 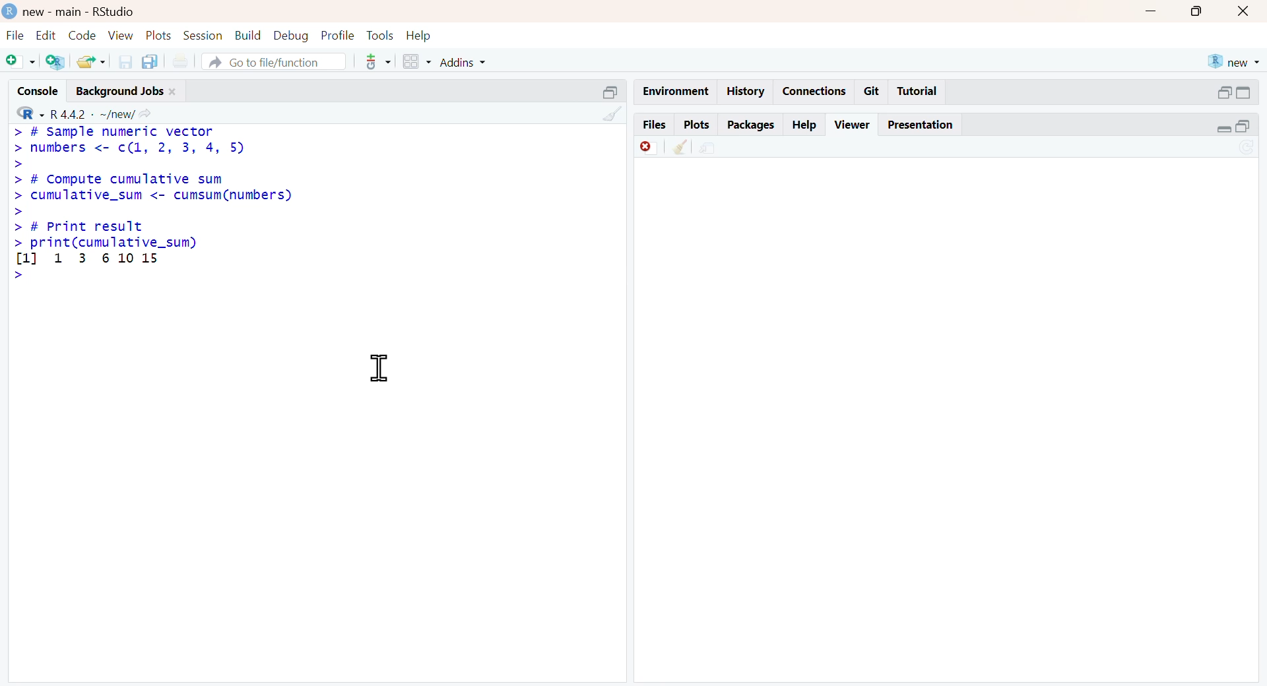 I want to click on addins, so click(x=463, y=62).